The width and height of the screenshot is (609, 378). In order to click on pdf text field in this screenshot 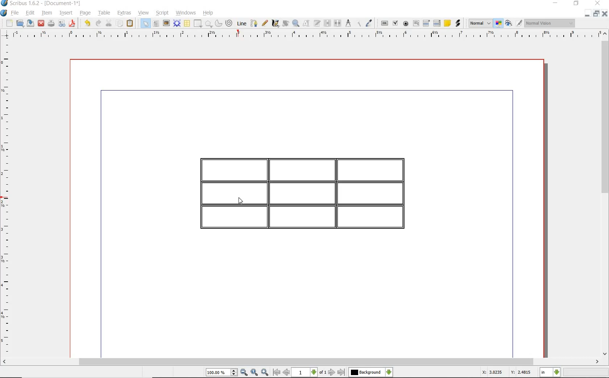, I will do `click(416, 24)`.